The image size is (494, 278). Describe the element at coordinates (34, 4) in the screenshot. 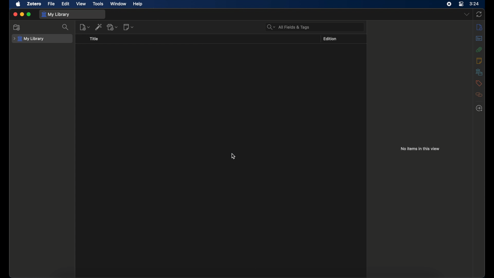

I see `zotero` at that location.